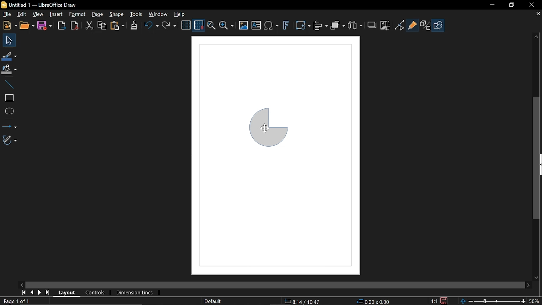  I want to click on Curves and polygons, so click(11, 140).